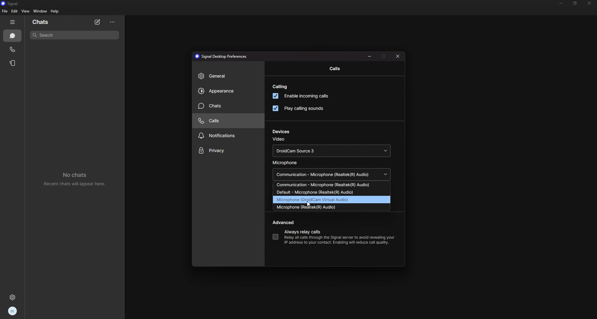 This screenshot has width=597, height=319. I want to click on edit, so click(15, 11).